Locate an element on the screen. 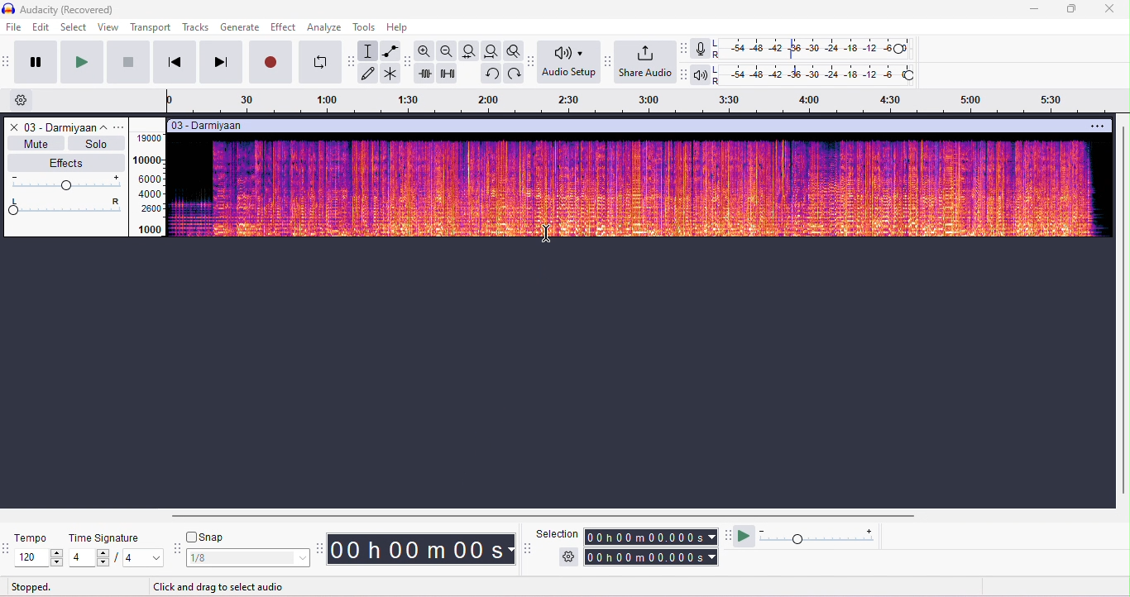  snap tool bar is located at coordinates (180, 549).